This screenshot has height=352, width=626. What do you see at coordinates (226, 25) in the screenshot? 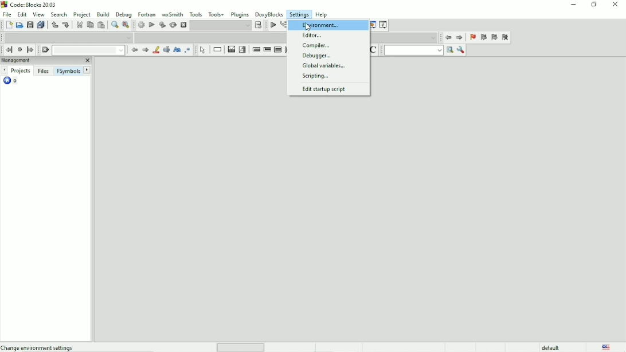
I see `Show the select target dialog` at bounding box center [226, 25].